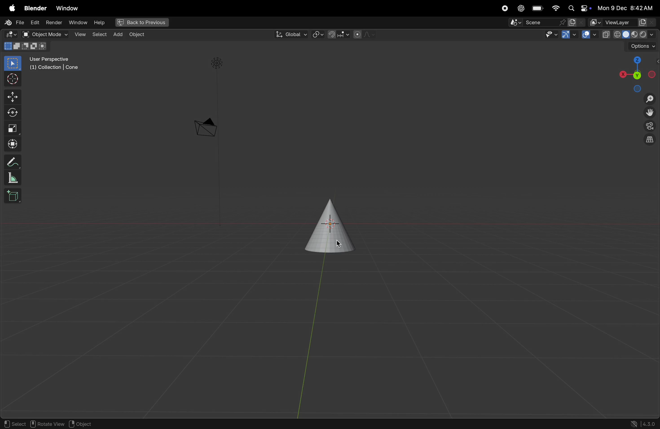 The height and width of the screenshot is (429, 660). Describe the element at coordinates (46, 424) in the screenshot. I see `rotate view` at that location.